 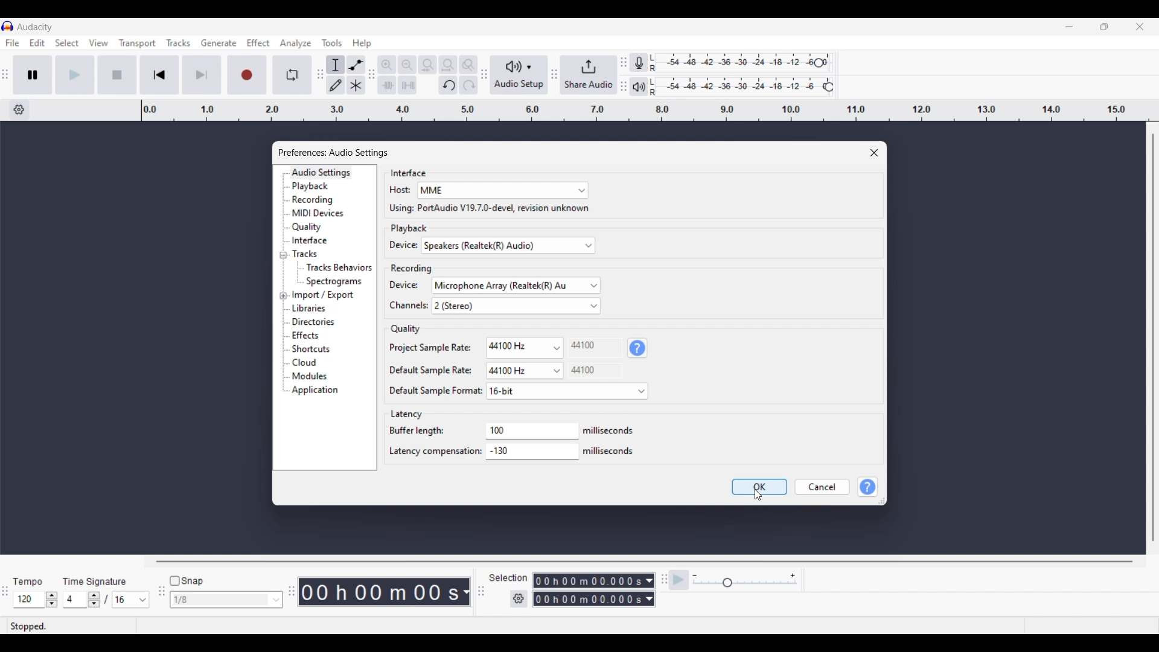 I want to click on Undo, so click(x=448, y=85).